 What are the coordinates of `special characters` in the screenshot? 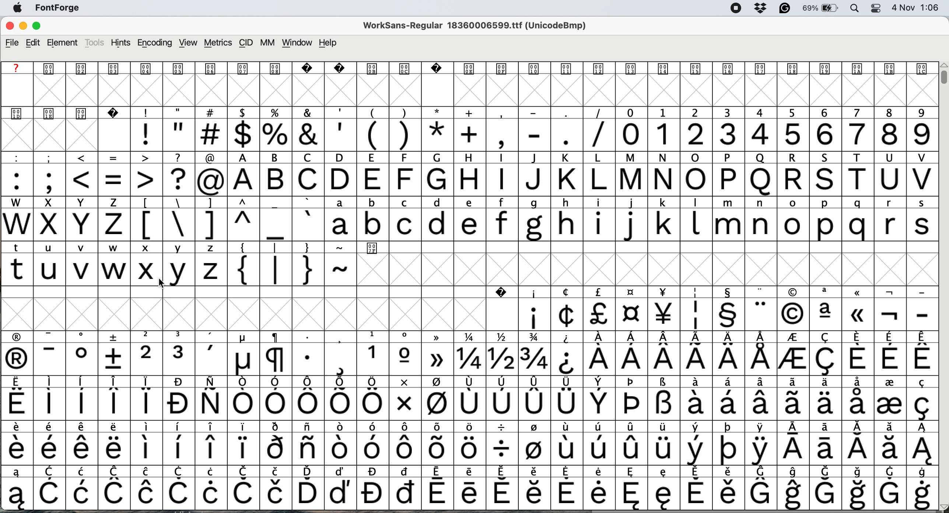 It's located at (468, 337).